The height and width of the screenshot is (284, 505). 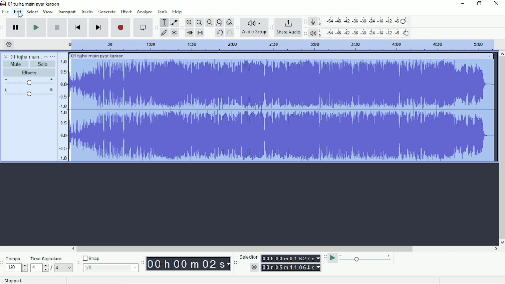 What do you see at coordinates (199, 23) in the screenshot?
I see `Zoom Out` at bounding box center [199, 23].